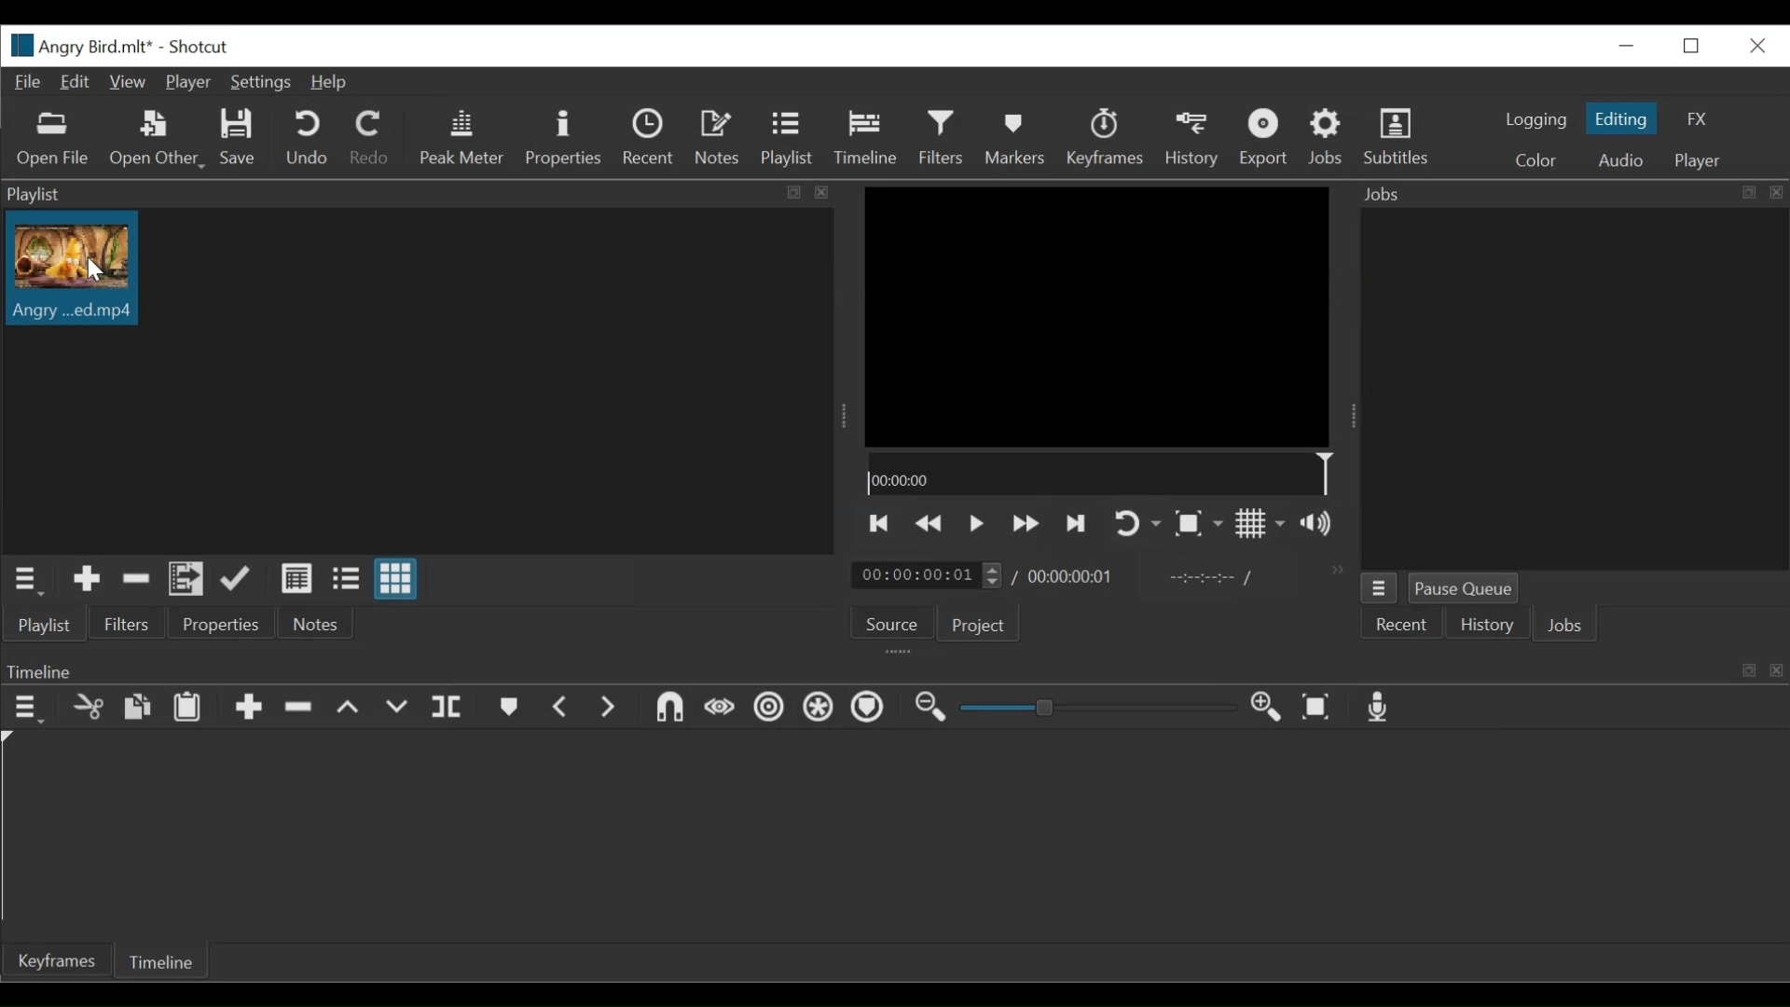 This screenshot has width=1790, height=1007. I want to click on Markers, so click(508, 710).